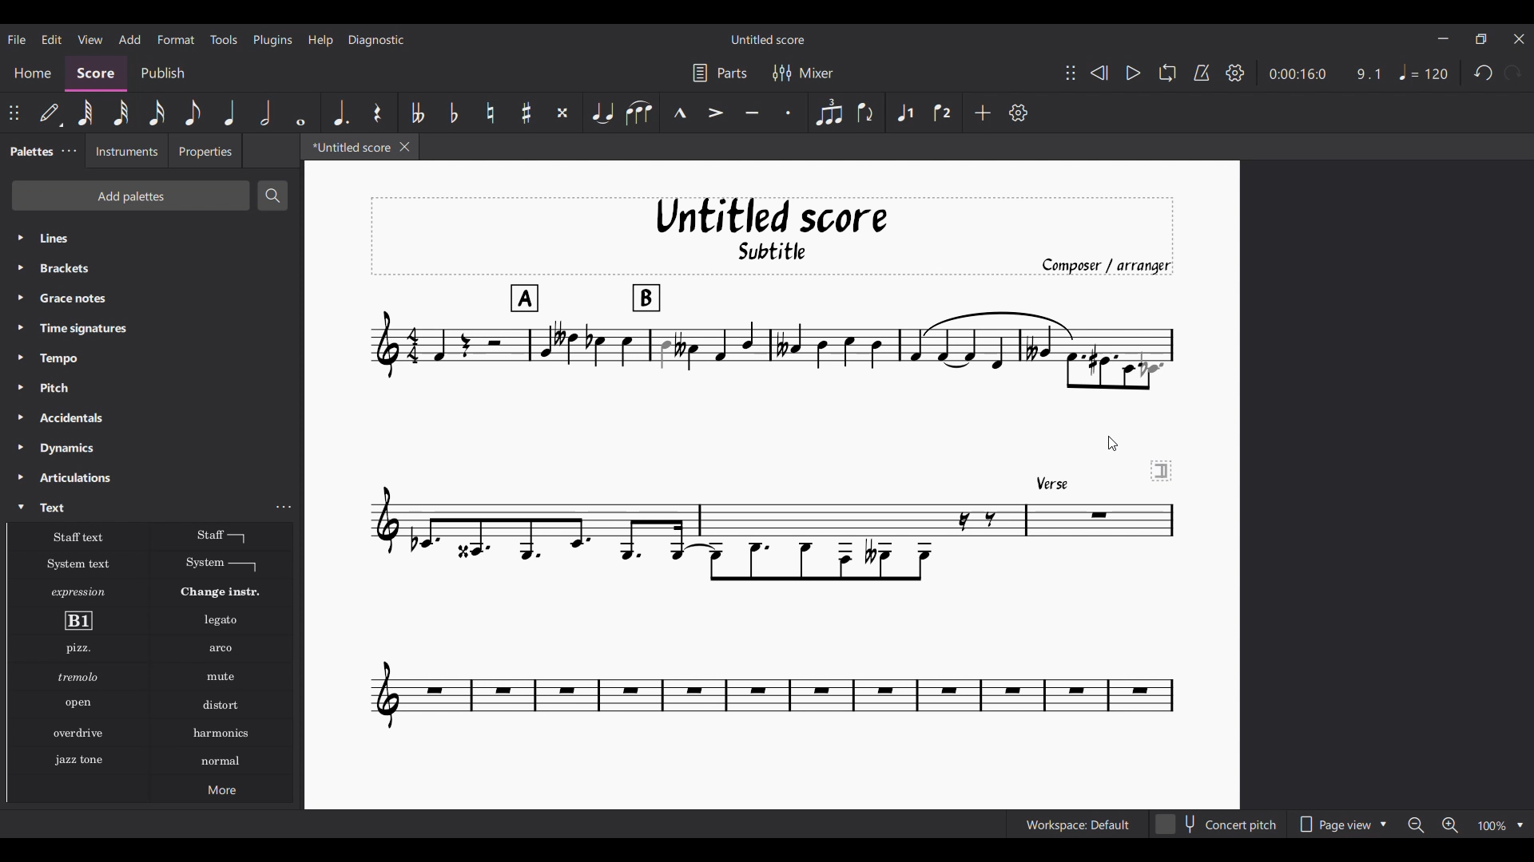 Image resolution: width=1534 pixels, height=862 pixels. Describe the element at coordinates (1341, 824) in the screenshot. I see `Page view options` at that location.